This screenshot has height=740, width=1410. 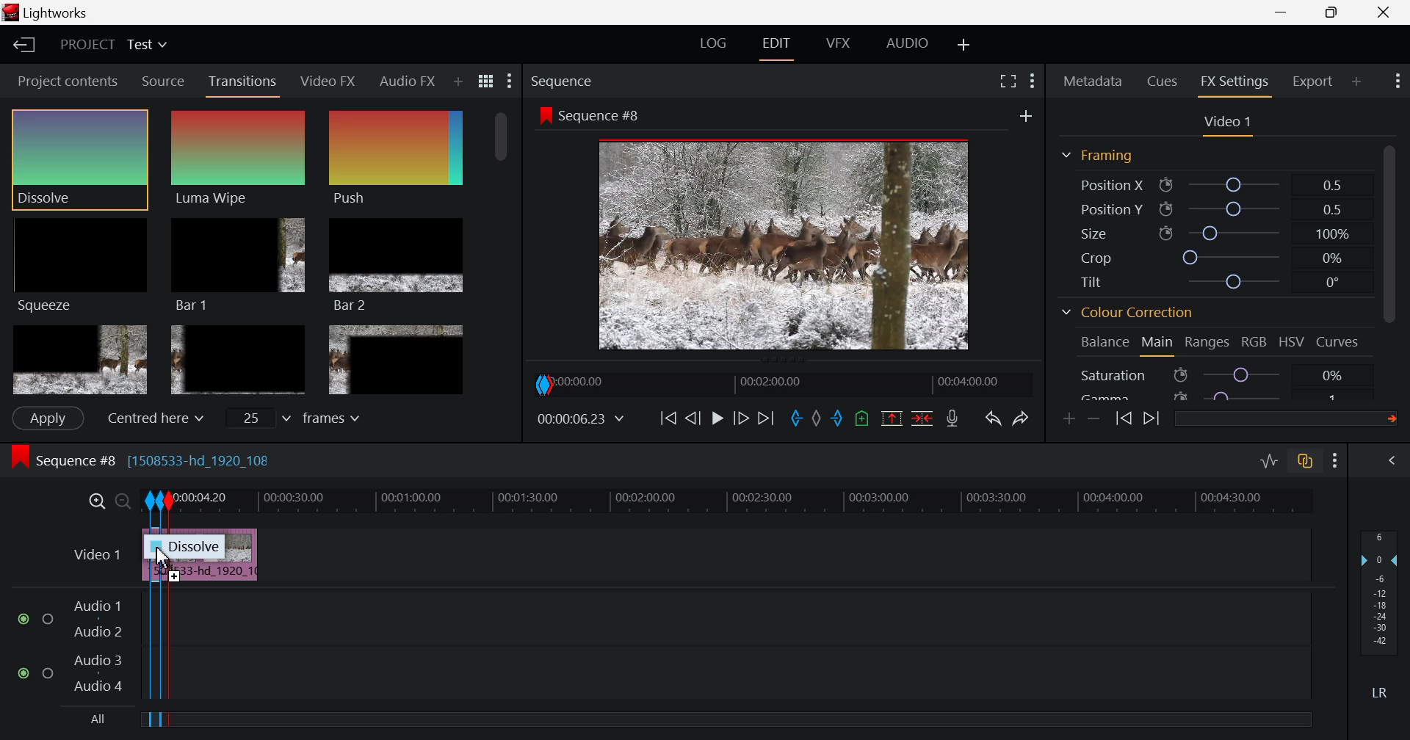 I want to click on Add panel, so click(x=1357, y=84).